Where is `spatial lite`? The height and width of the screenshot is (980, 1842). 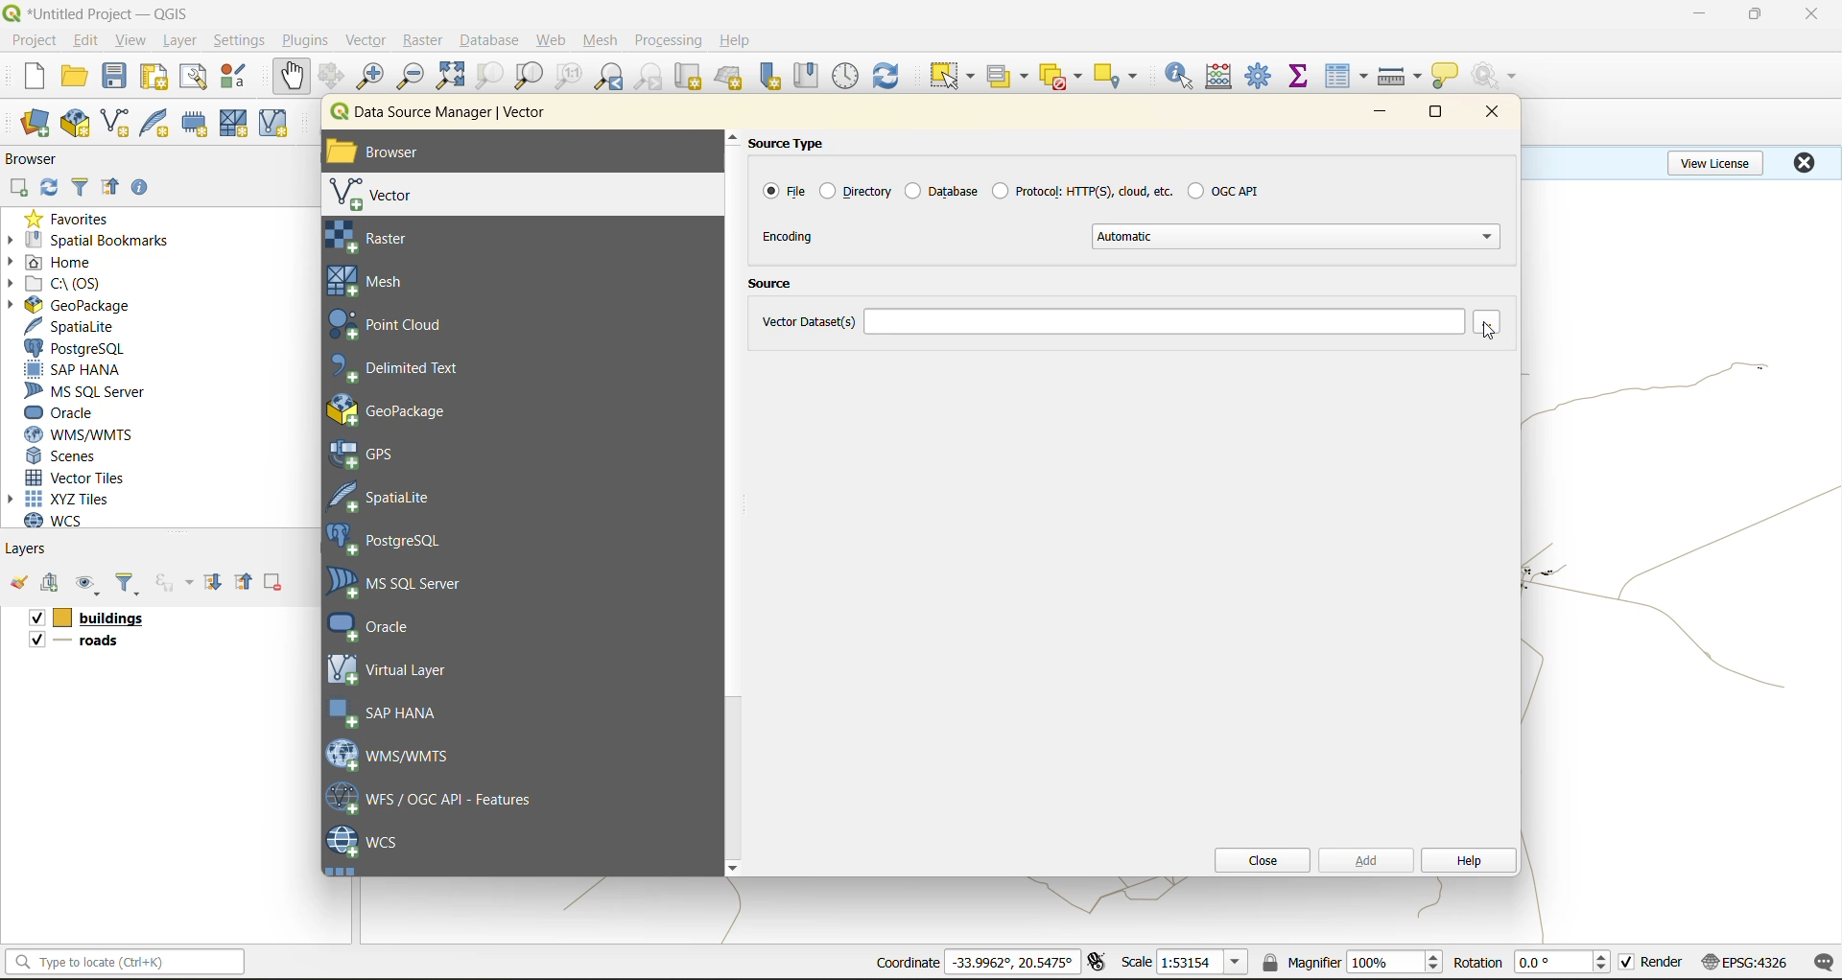
spatial lite is located at coordinates (396, 495).